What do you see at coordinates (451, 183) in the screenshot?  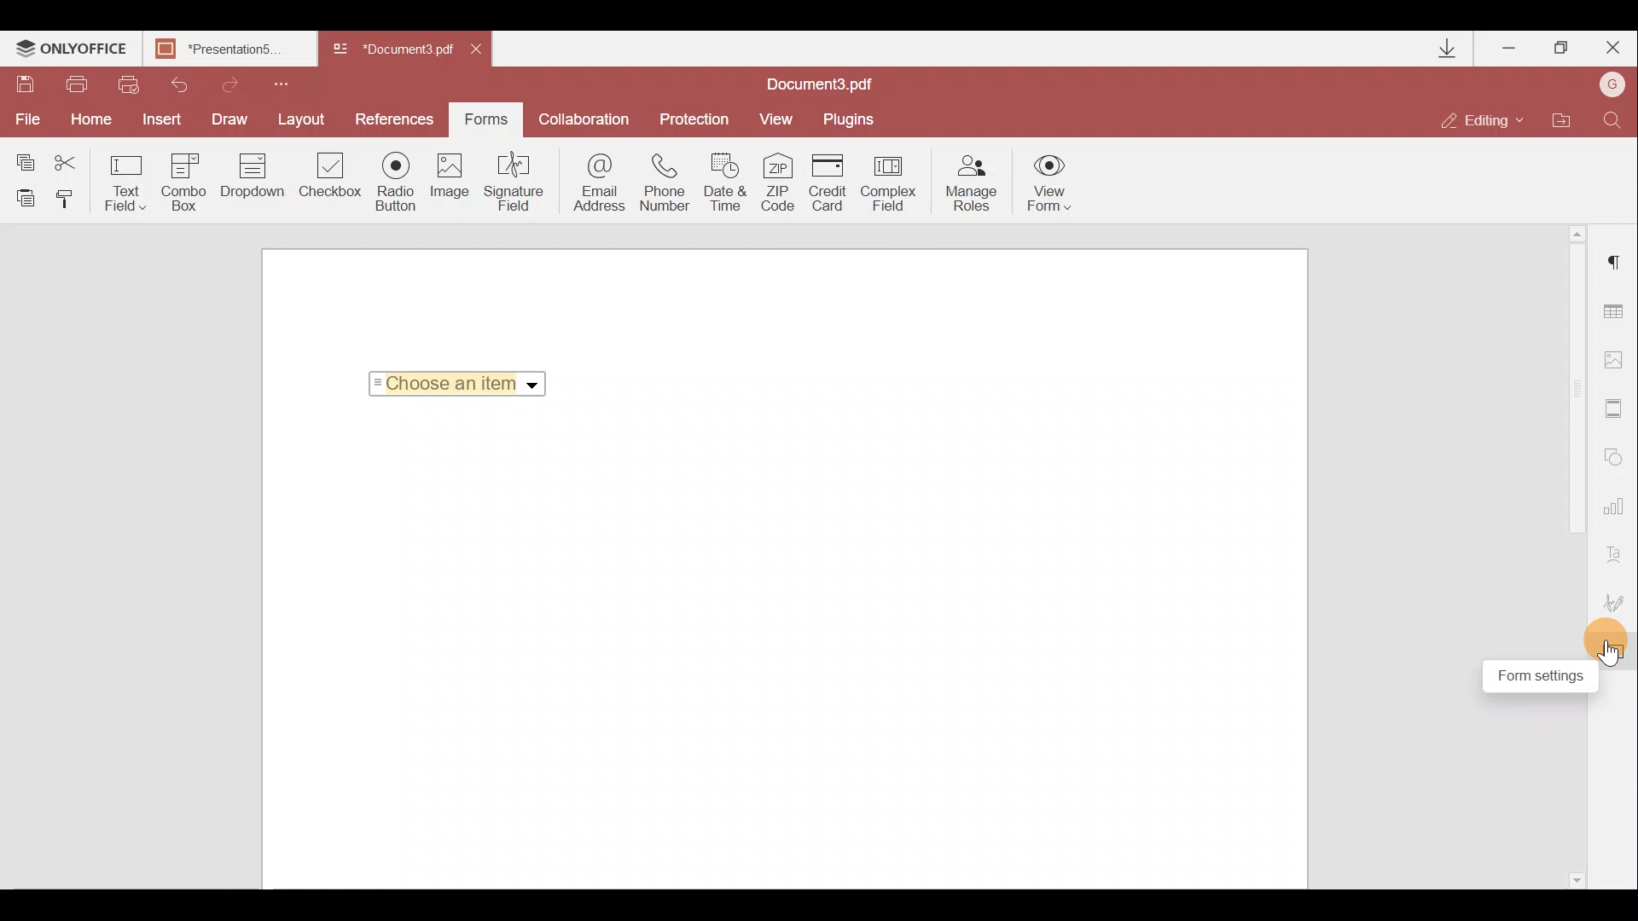 I see `Image` at bounding box center [451, 183].